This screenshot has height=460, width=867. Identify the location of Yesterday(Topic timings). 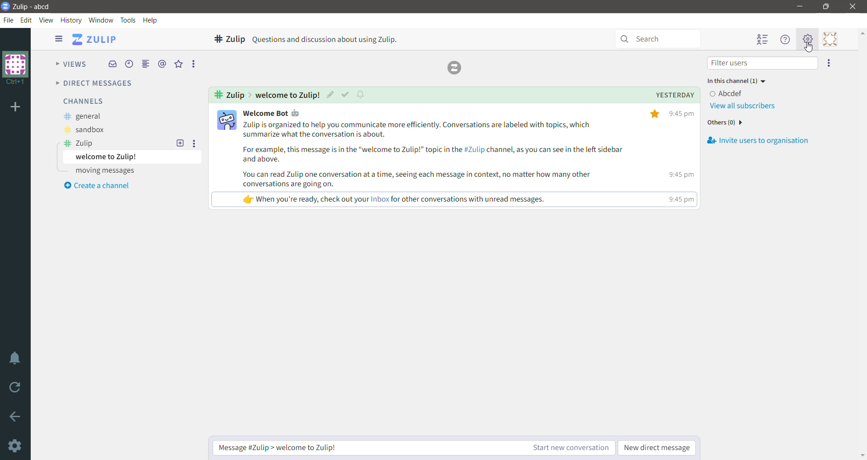
(676, 95).